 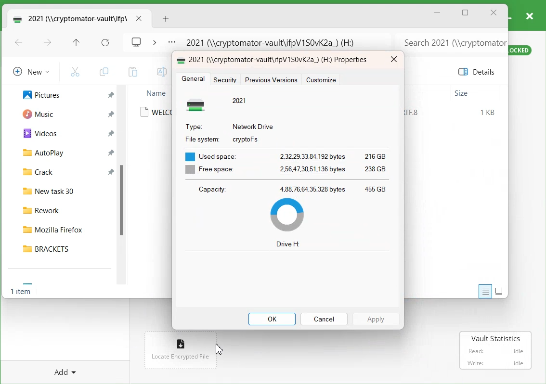 What do you see at coordinates (167, 19) in the screenshot?
I see `Add new Tab` at bounding box center [167, 19].